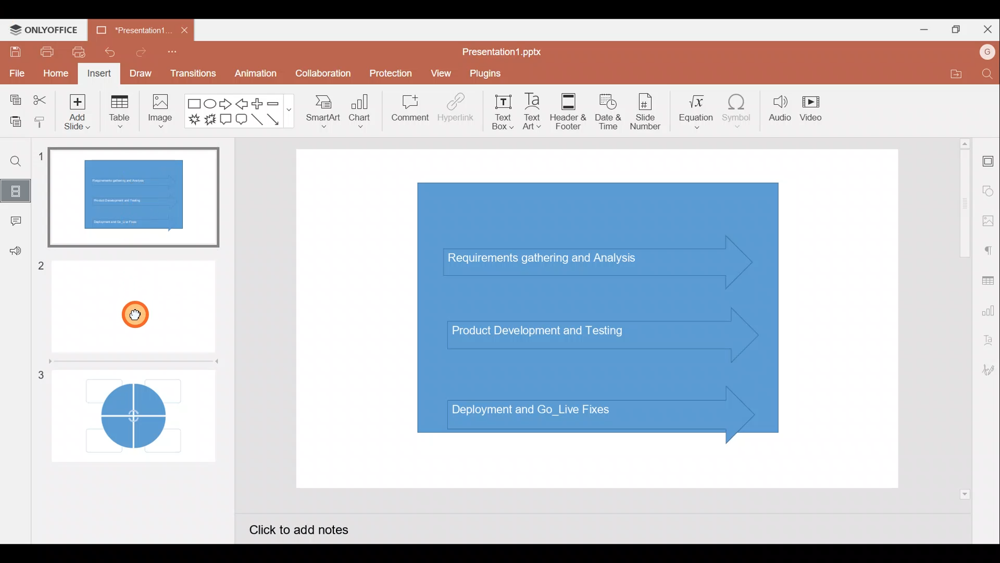  I want to click on Table, so click(119, 114).